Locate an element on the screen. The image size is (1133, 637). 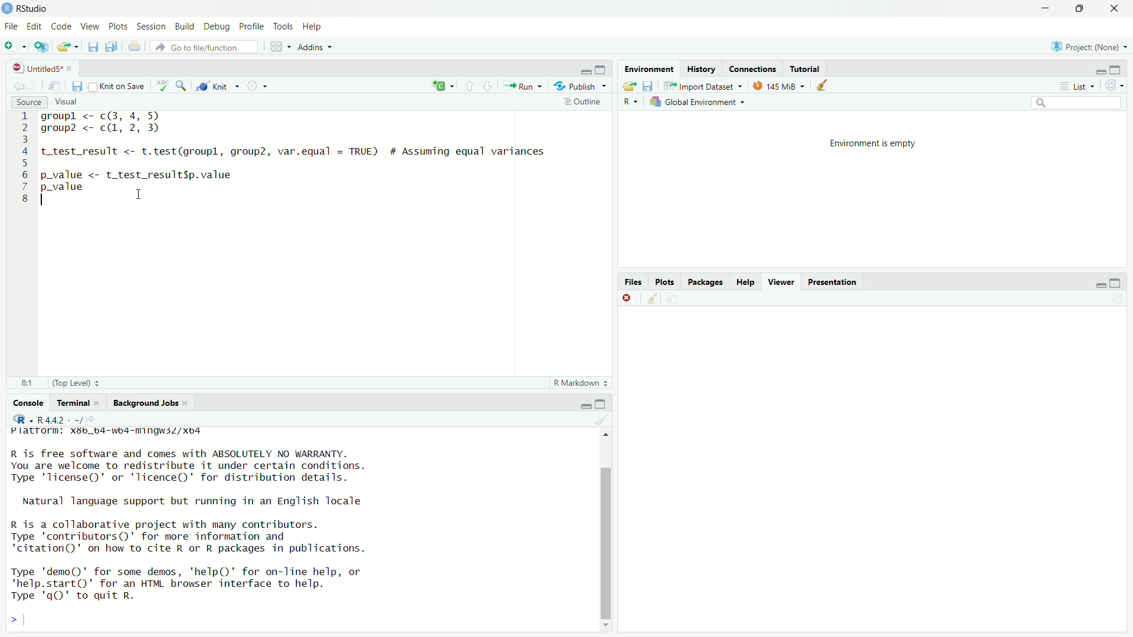
prompt cursor is located at coordinates (14, 619).